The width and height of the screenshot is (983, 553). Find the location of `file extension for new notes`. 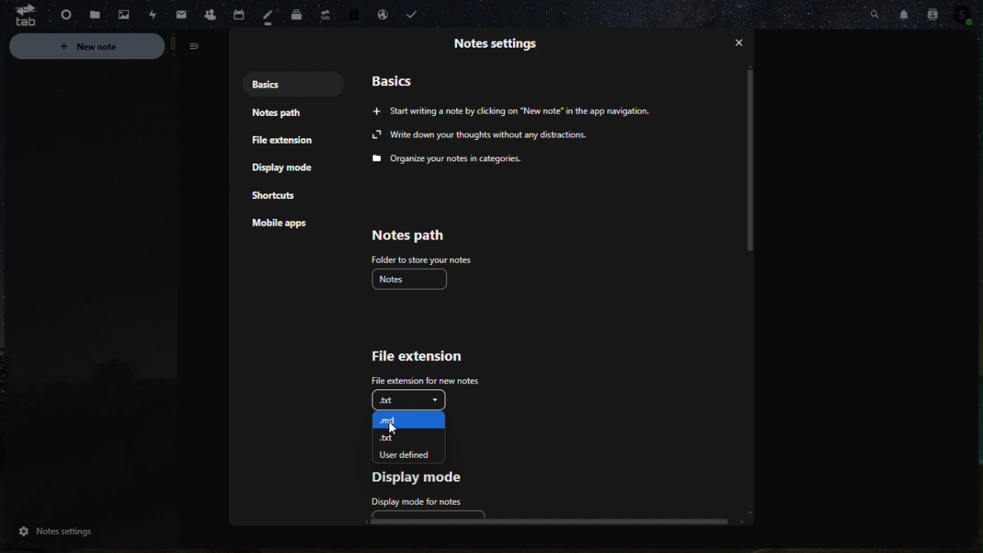

file extension for new notes is located at coordinates (423, 379).